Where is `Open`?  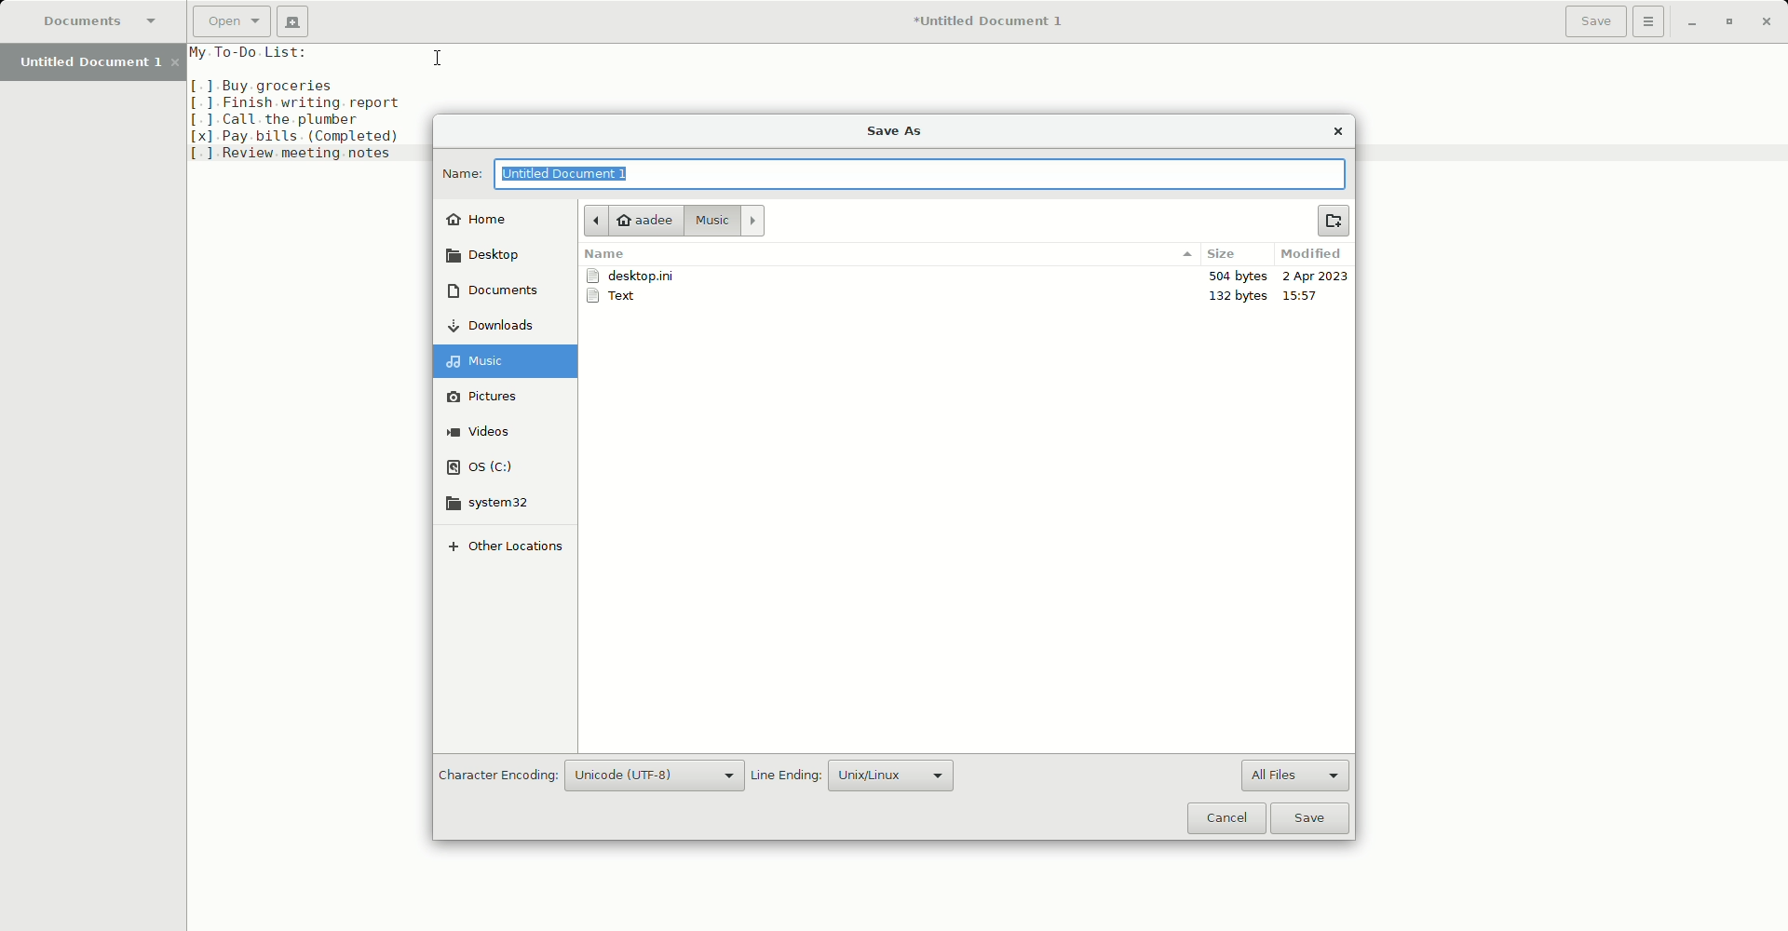 Open is located at coordinates (229, 20).